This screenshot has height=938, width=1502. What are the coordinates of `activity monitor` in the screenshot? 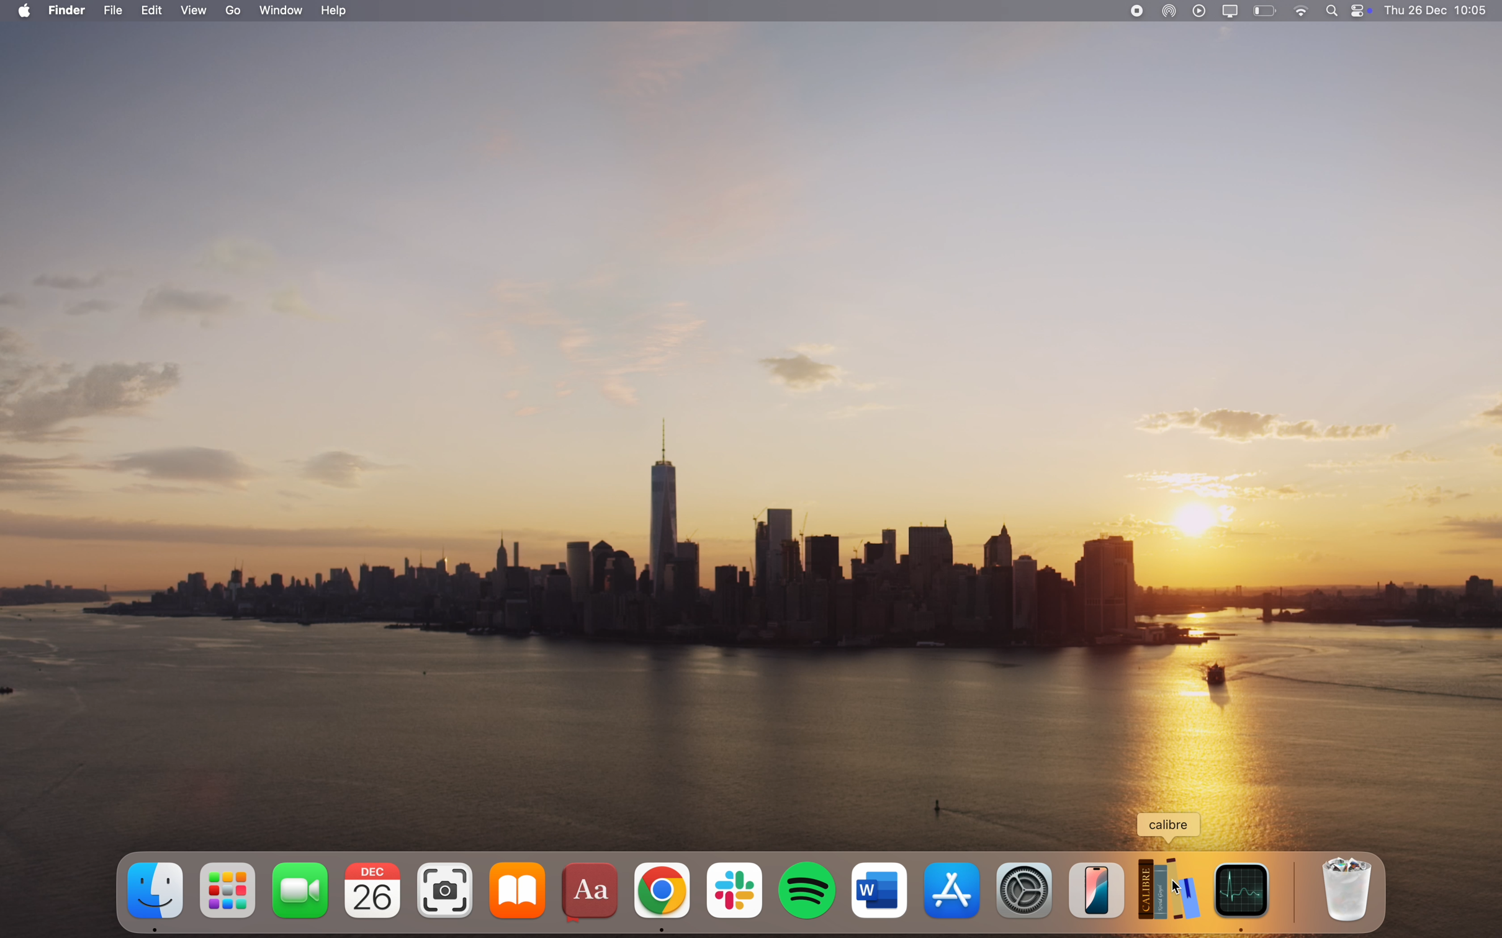 It's located at (1245, 896).